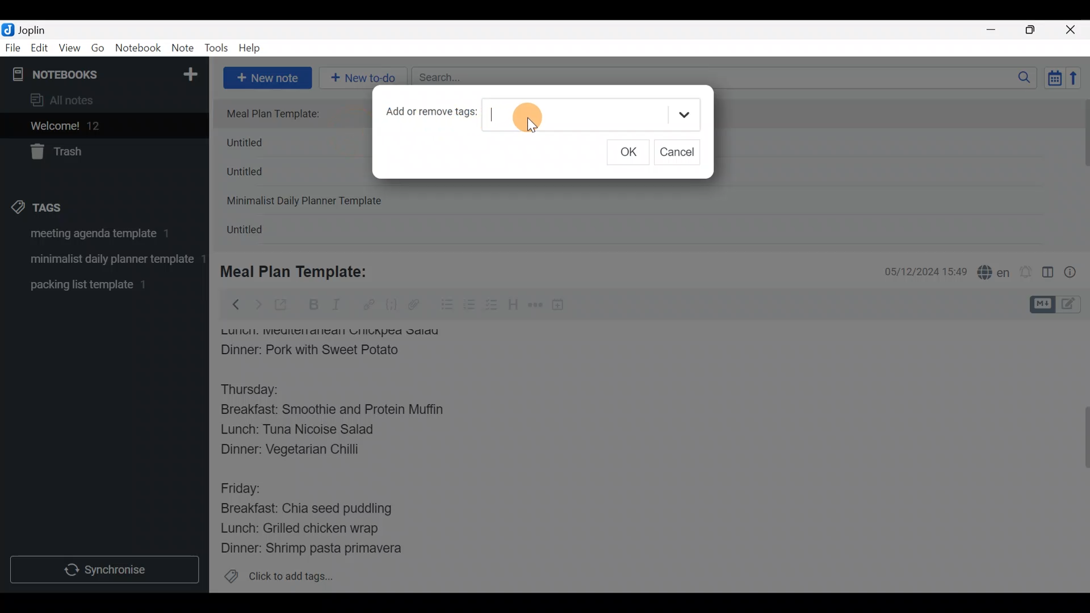  What do you see at coordinates (335, 307) in the screenshot?
I see `Italic` at bounding box center [335, 307].